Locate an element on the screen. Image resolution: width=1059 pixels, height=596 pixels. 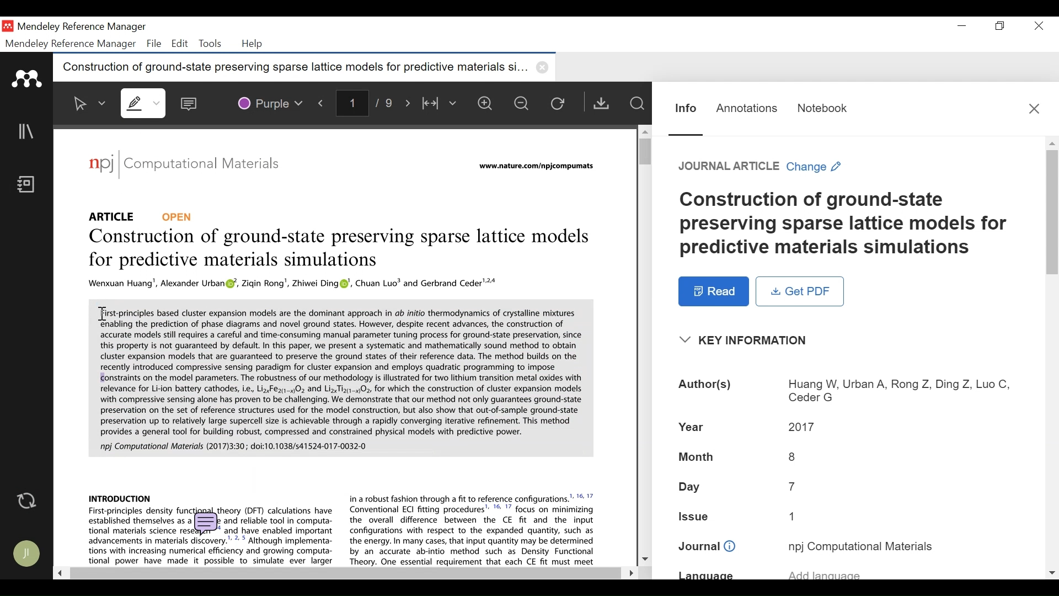
Annotation is located at coordinates (747, 108).